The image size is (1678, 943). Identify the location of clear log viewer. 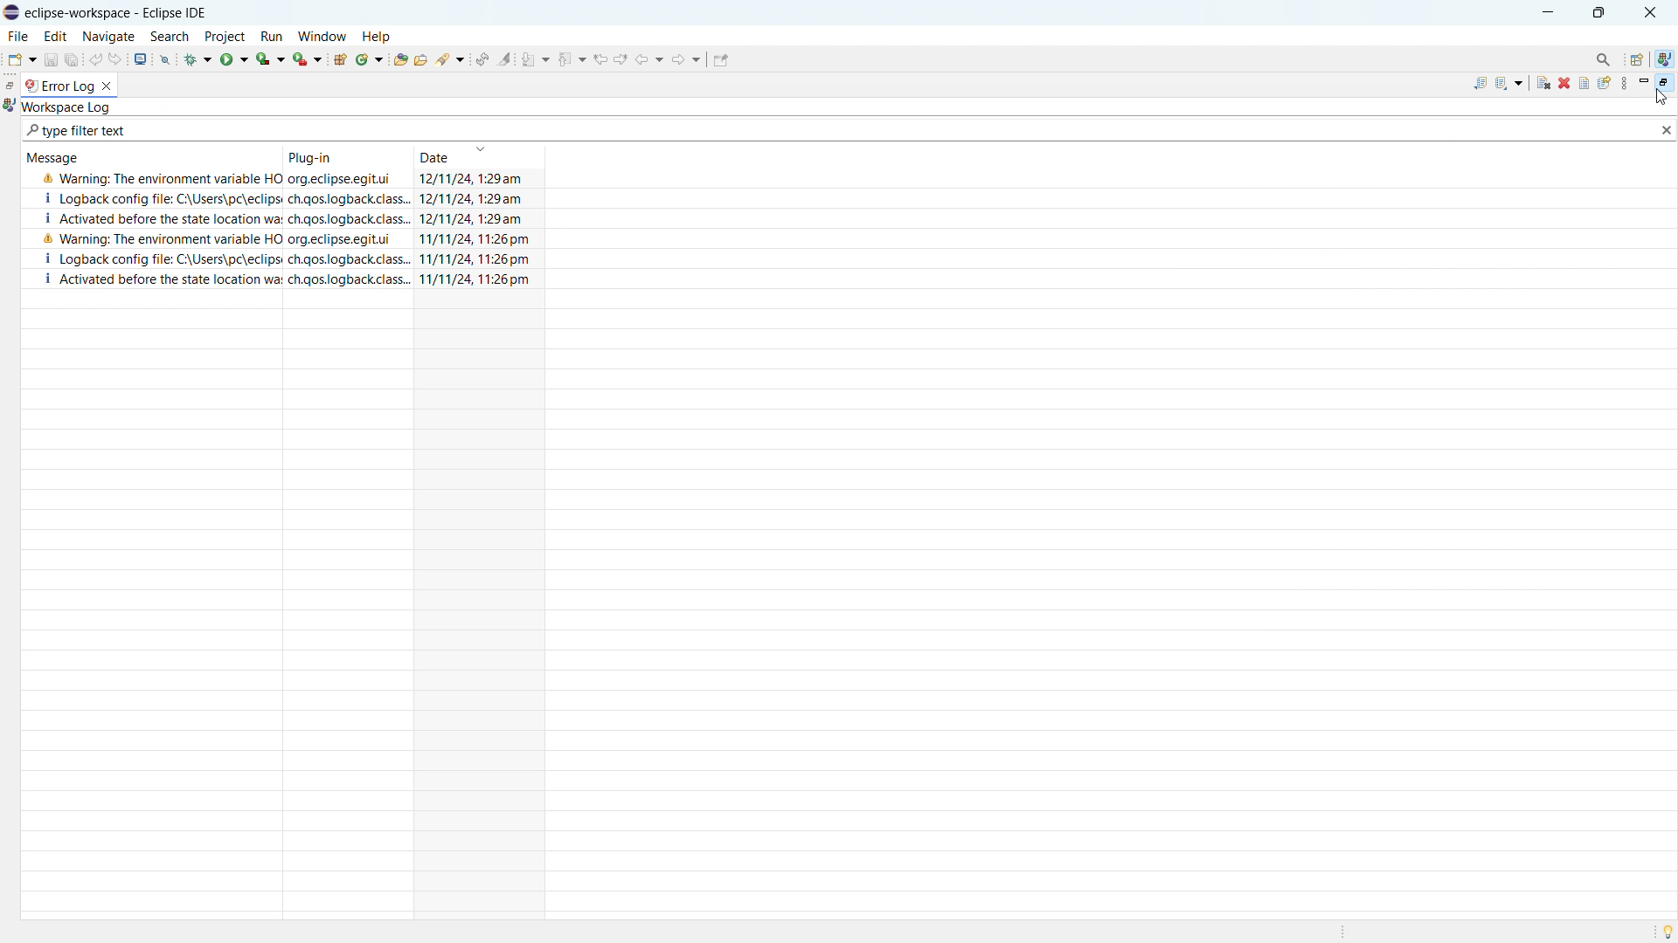
(1543, 82).